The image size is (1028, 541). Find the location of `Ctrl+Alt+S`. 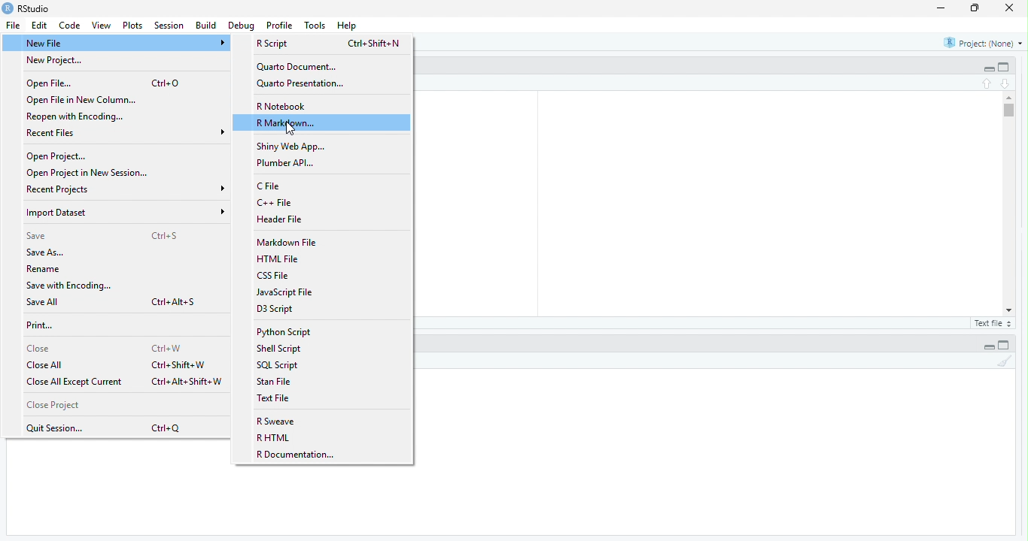

Ctrl+Alt+S is located at coordinates (175, 302).